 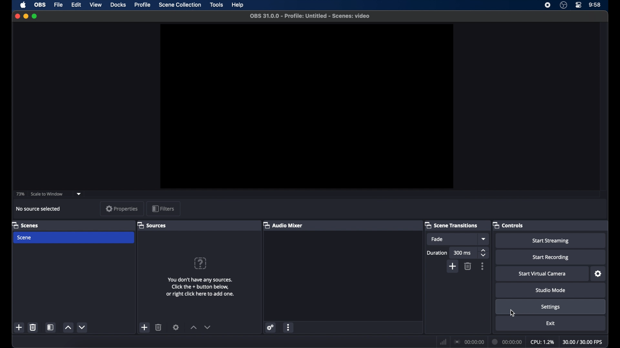 I want to click on network, so click(x=443, y=341).